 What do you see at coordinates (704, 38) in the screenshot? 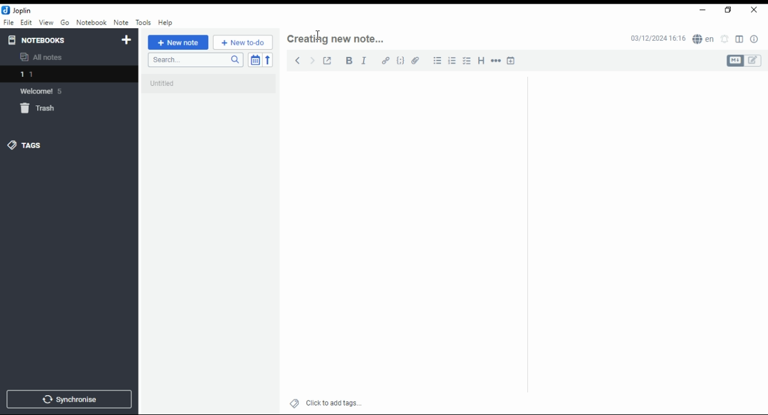
I see `spell checker` at bounding box center [704, 38].